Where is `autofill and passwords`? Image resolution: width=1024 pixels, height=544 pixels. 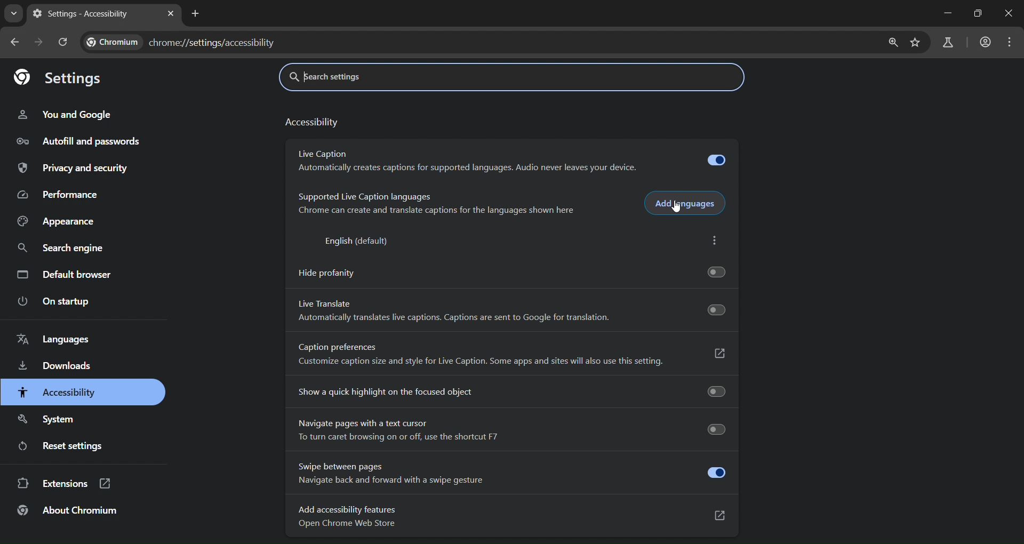 autofill and passwords is located at coordinates (79, 142).